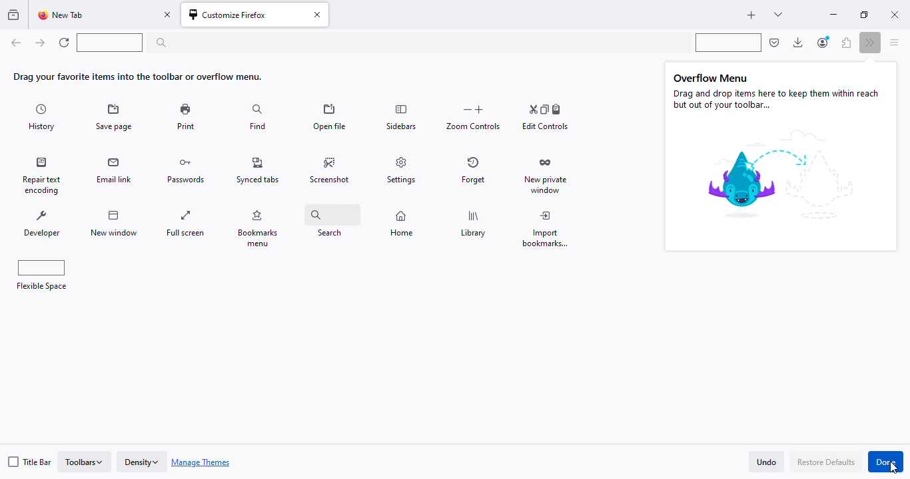  Describe the element at coordinates (893, 468) in the screenshot. I see `cursor` at that location.